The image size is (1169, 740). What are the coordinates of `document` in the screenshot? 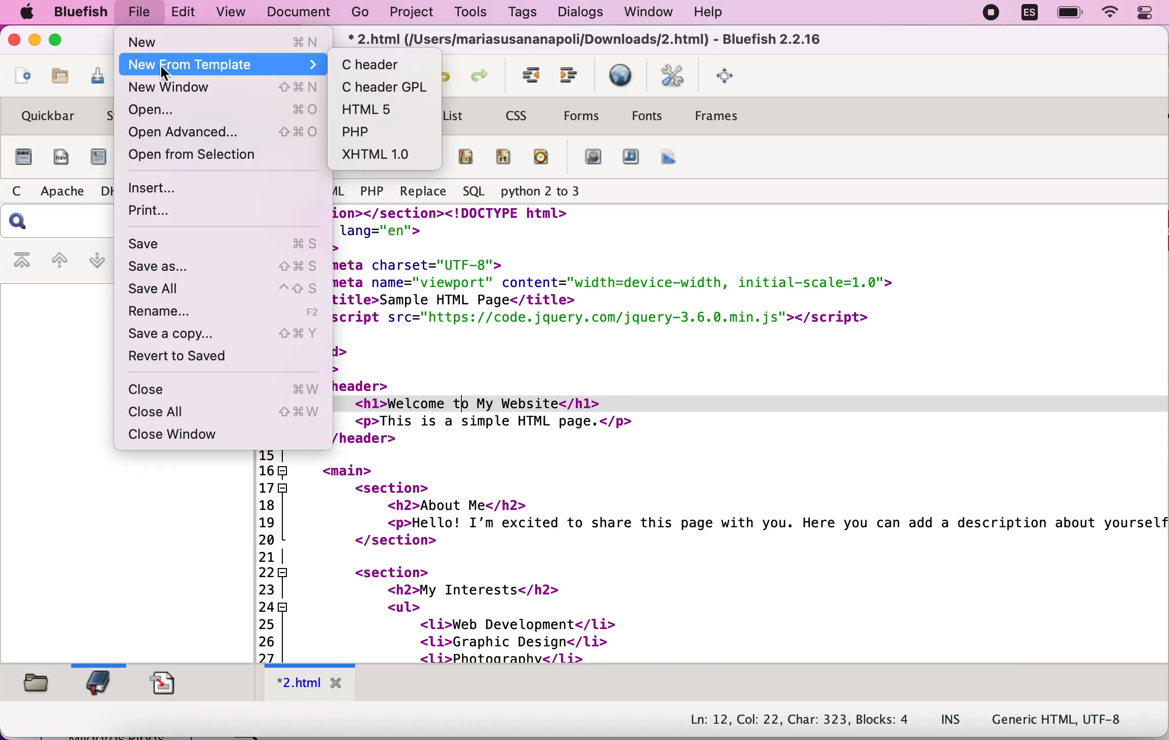 It's located at (297, 12).